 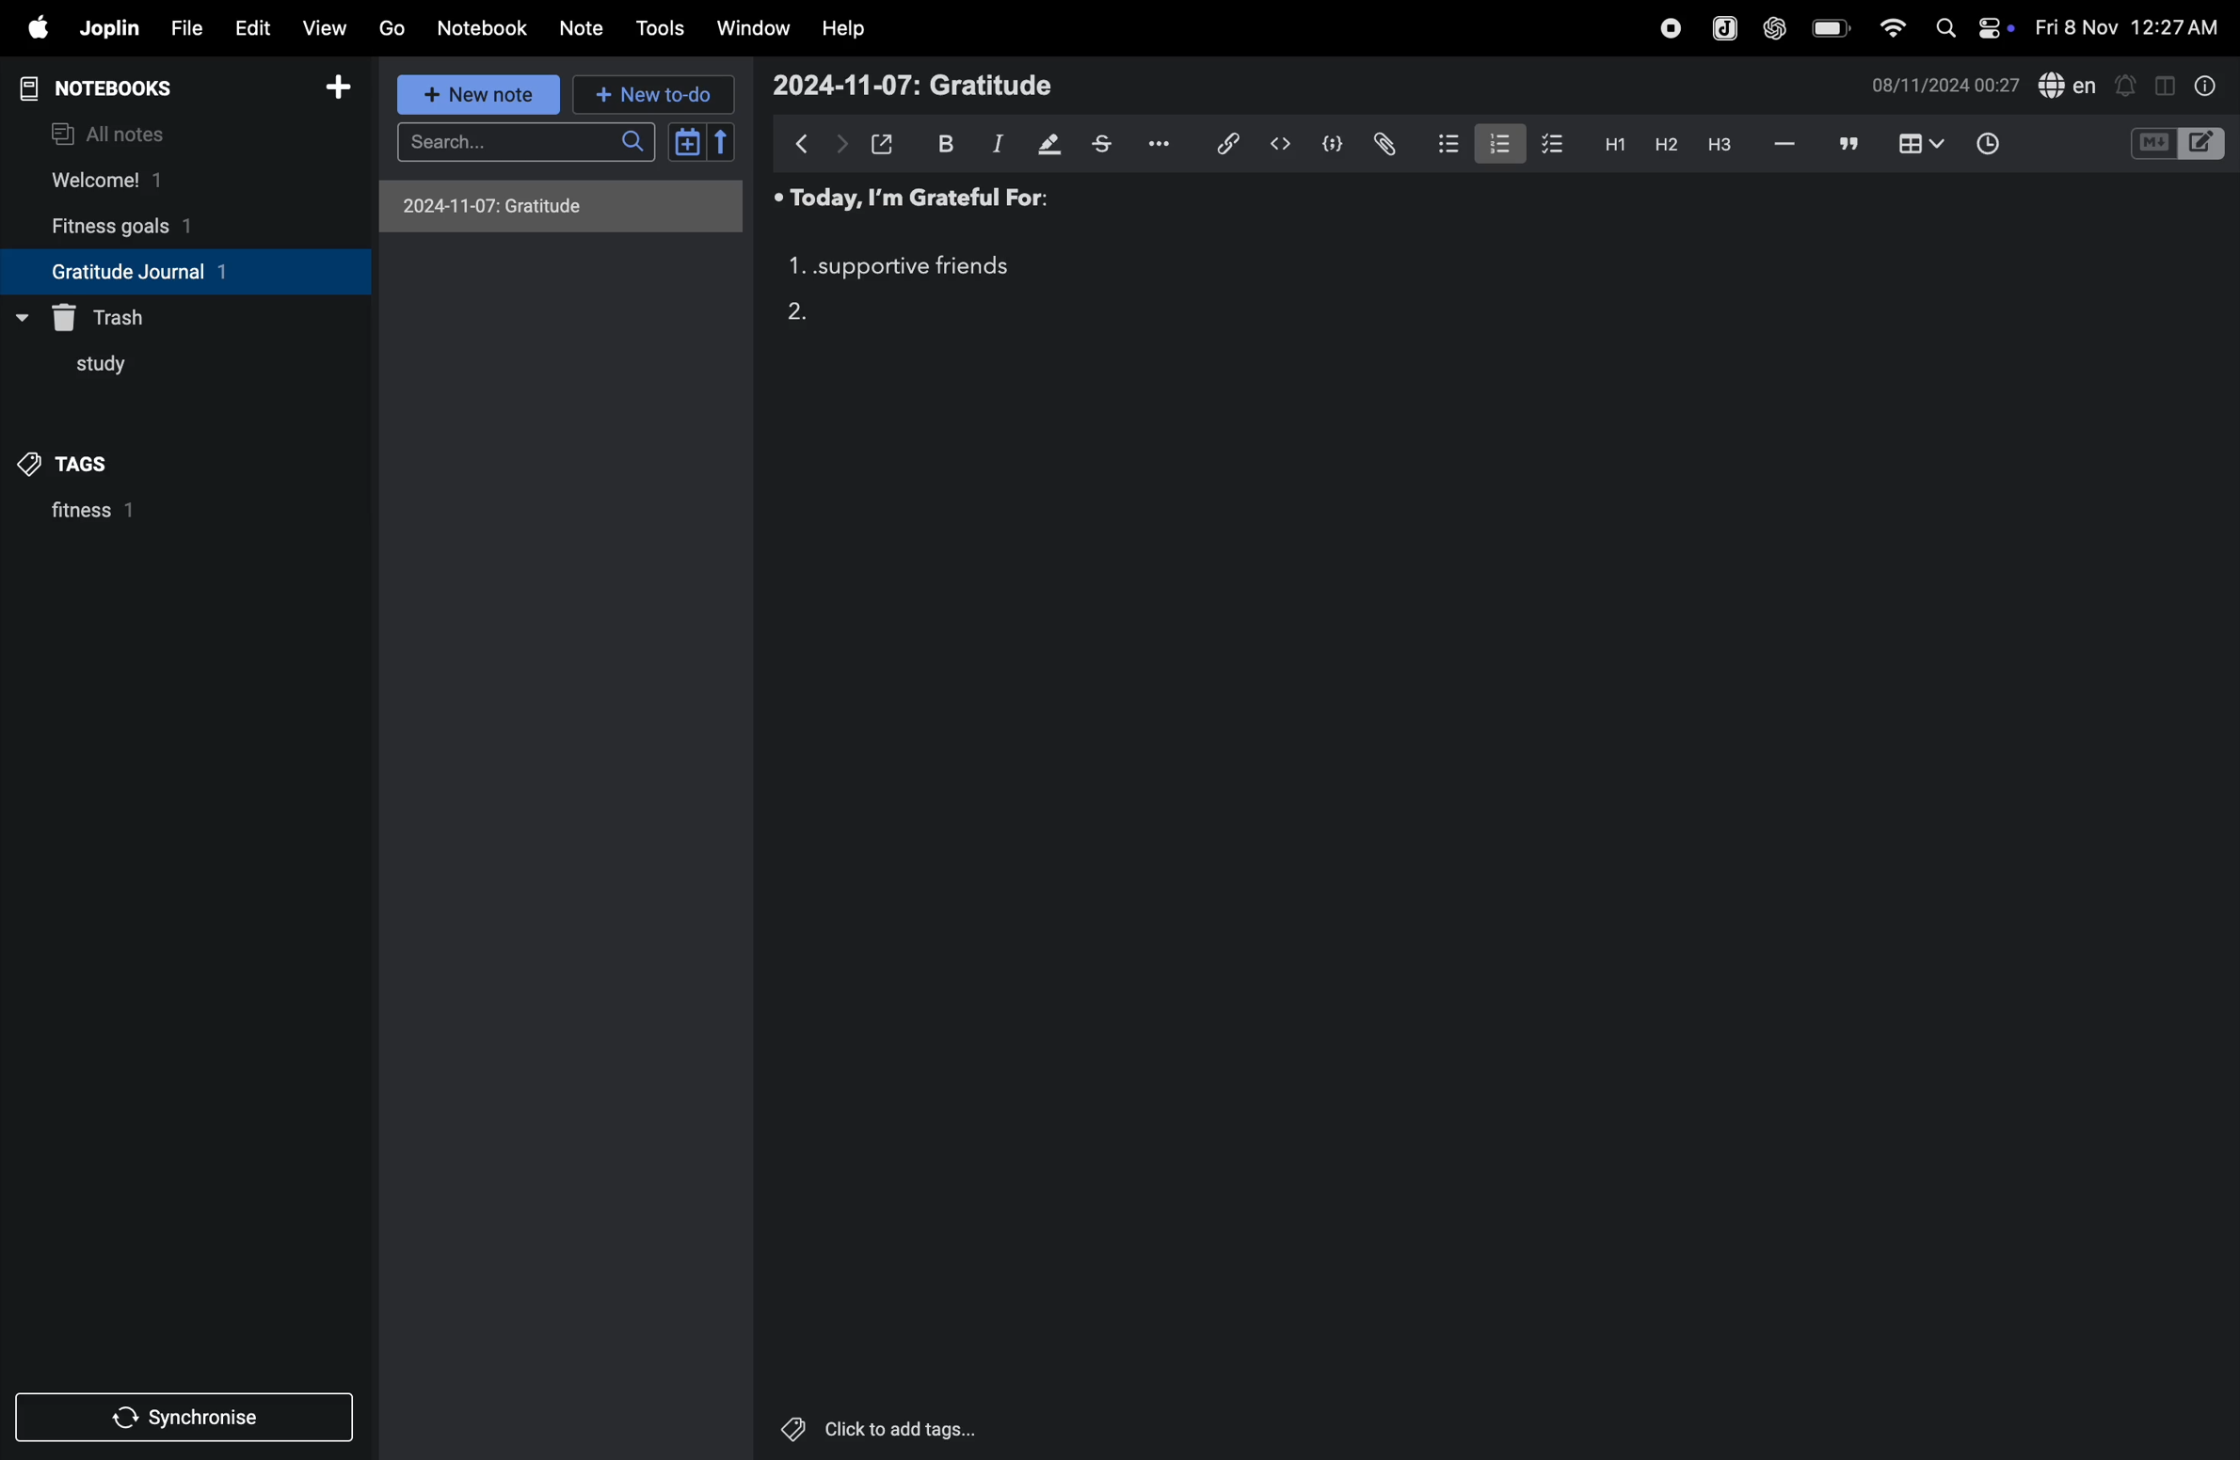 I want to click on insert sedit link, so click(x=1228, y=144).